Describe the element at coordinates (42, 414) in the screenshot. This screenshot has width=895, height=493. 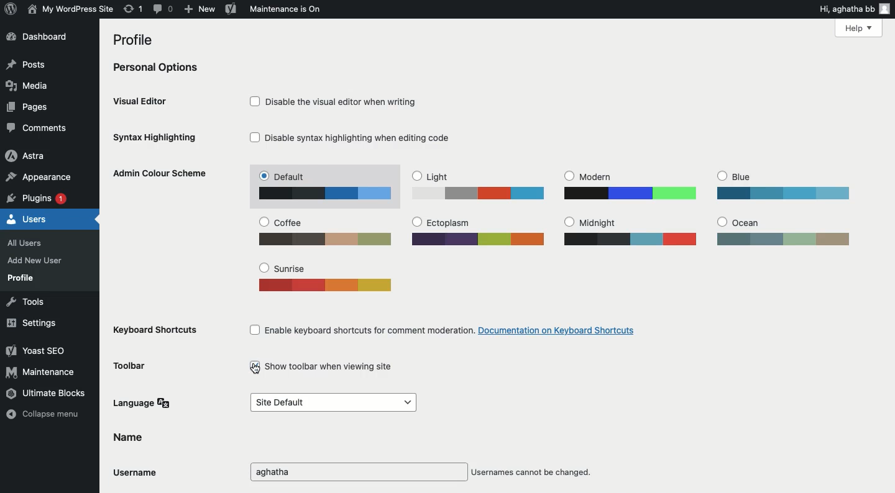
I see `Collapse menu` at that location.